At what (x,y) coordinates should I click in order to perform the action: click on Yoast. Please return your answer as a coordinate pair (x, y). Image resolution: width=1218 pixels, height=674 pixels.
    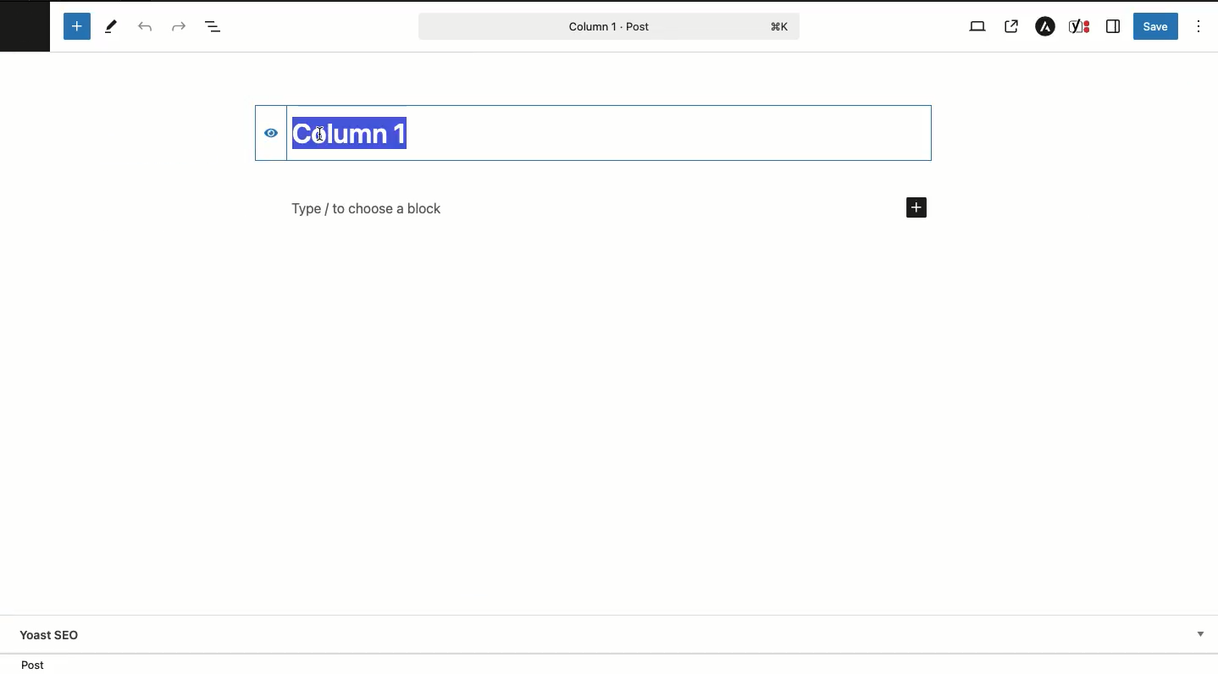
    Looking at the image, I should click on (1081, 27).